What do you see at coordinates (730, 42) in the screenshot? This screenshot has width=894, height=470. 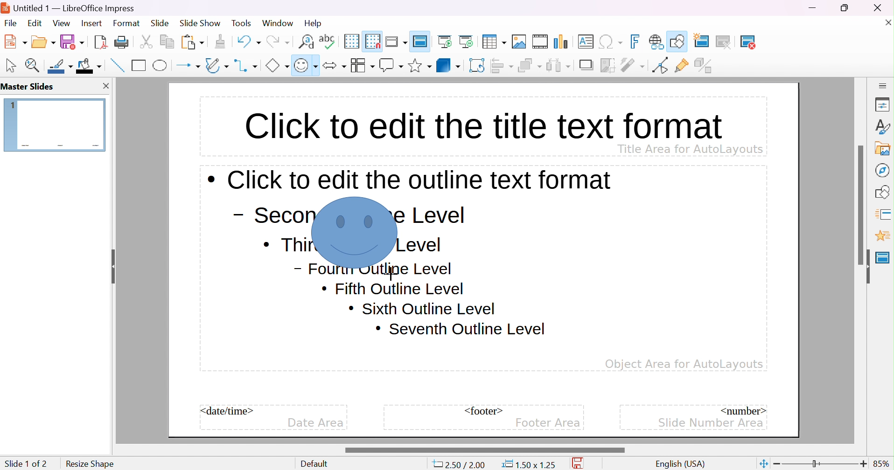 I see `duplicate slide` at bounding box center [730, 42].